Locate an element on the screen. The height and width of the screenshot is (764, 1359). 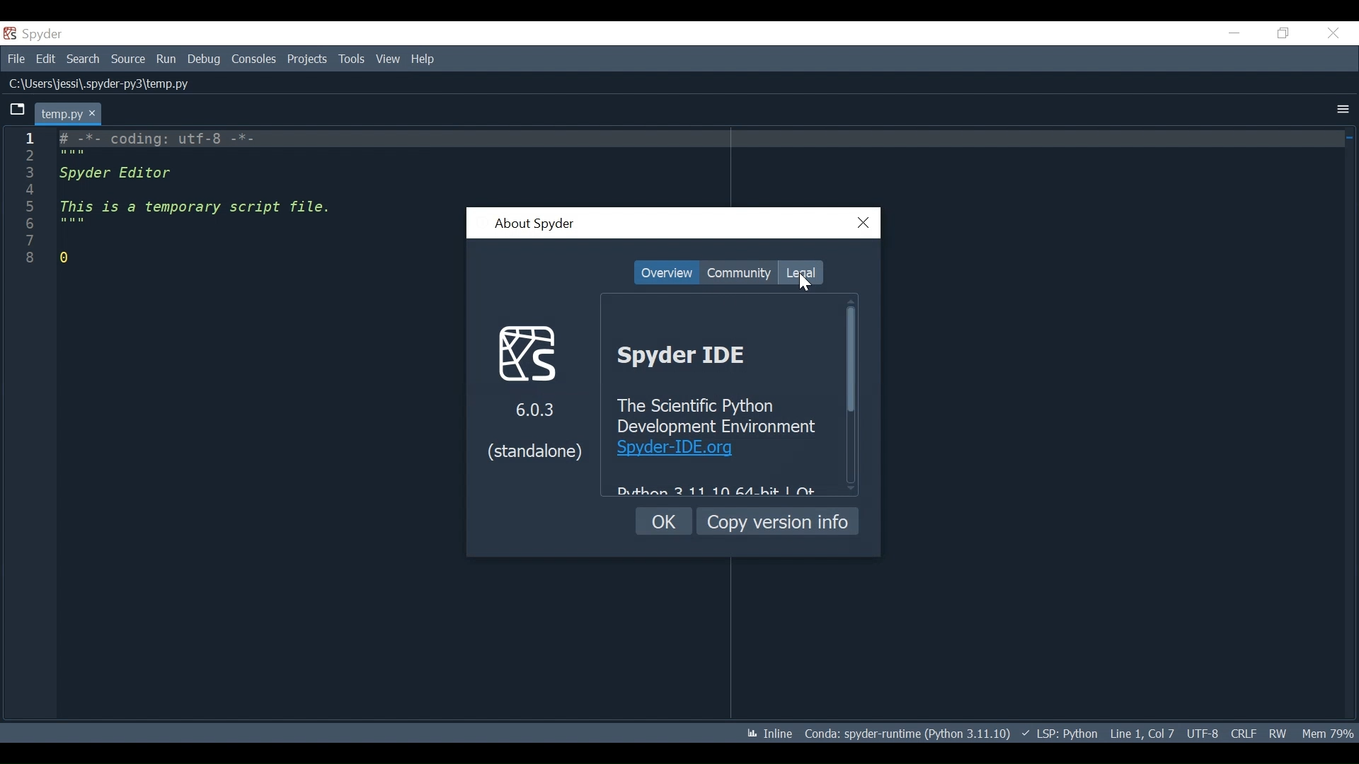
File is located at coordinates (14, 57).